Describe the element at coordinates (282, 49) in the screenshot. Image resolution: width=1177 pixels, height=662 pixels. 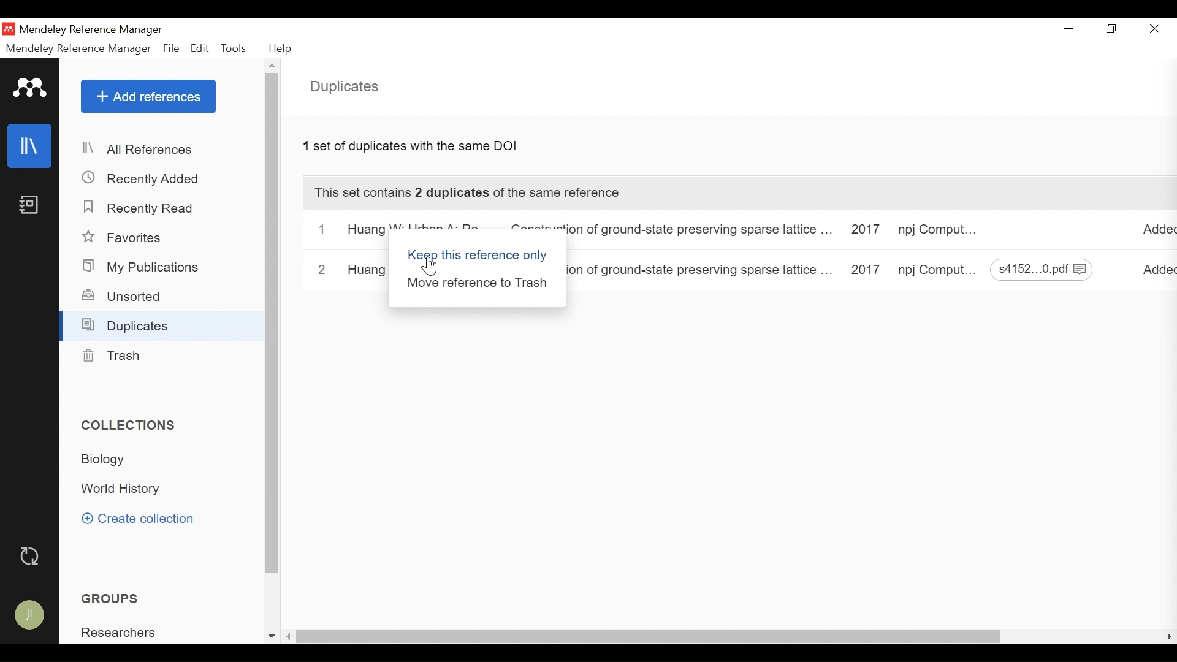
I see `Help` at that location.